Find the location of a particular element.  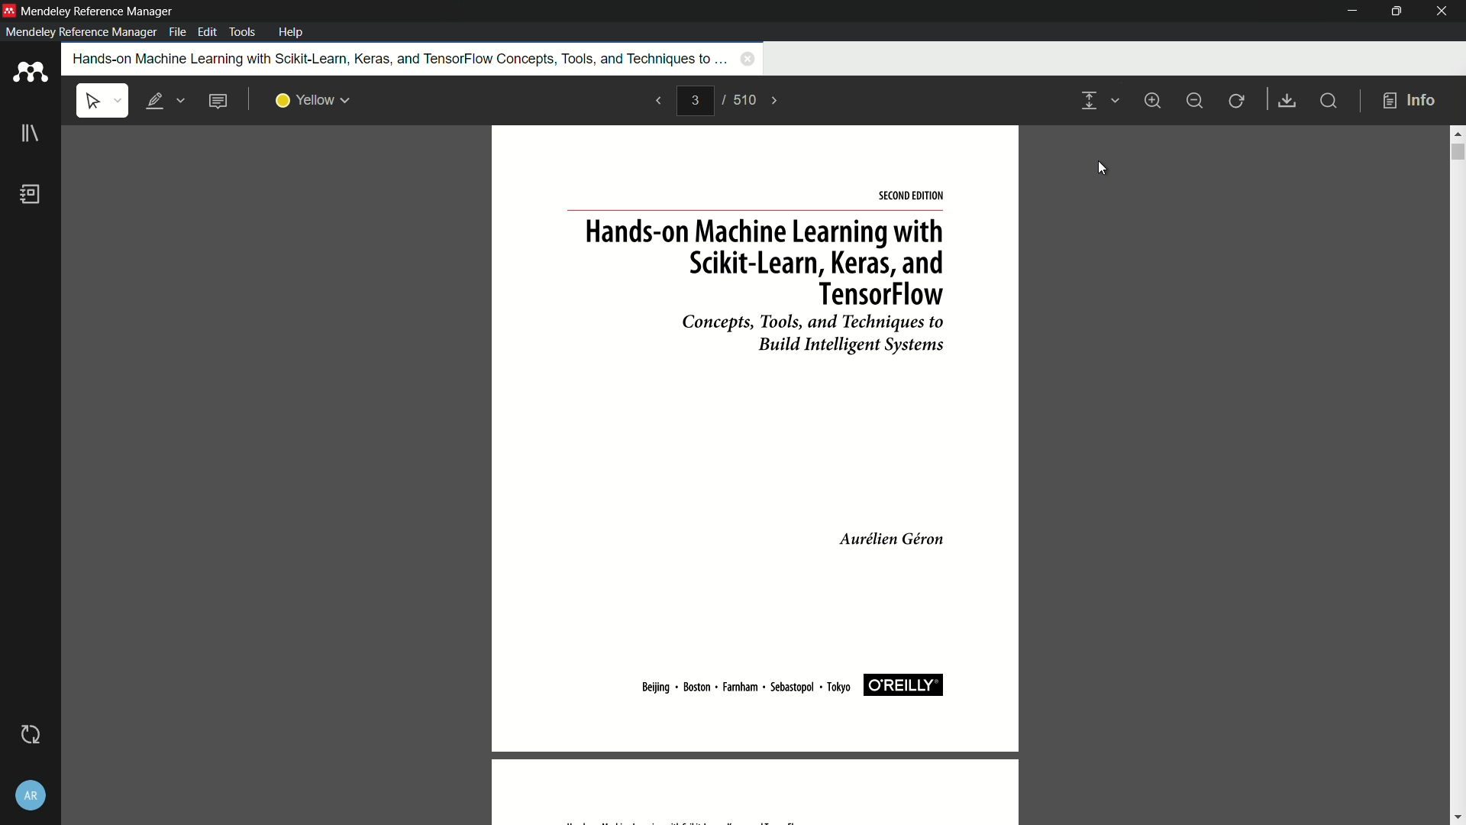

select is located at coordinates (102, 101).